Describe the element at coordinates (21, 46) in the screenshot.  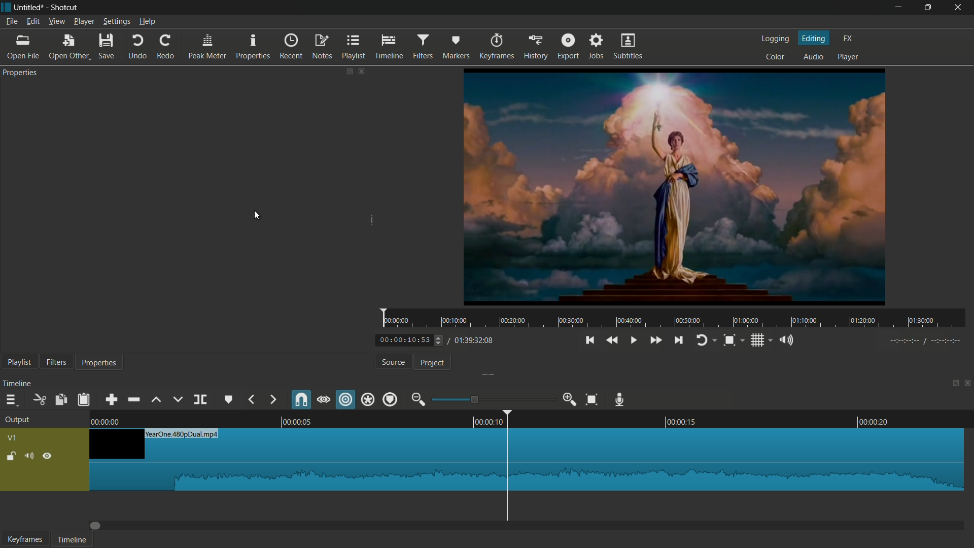
I see `open file` at that location.